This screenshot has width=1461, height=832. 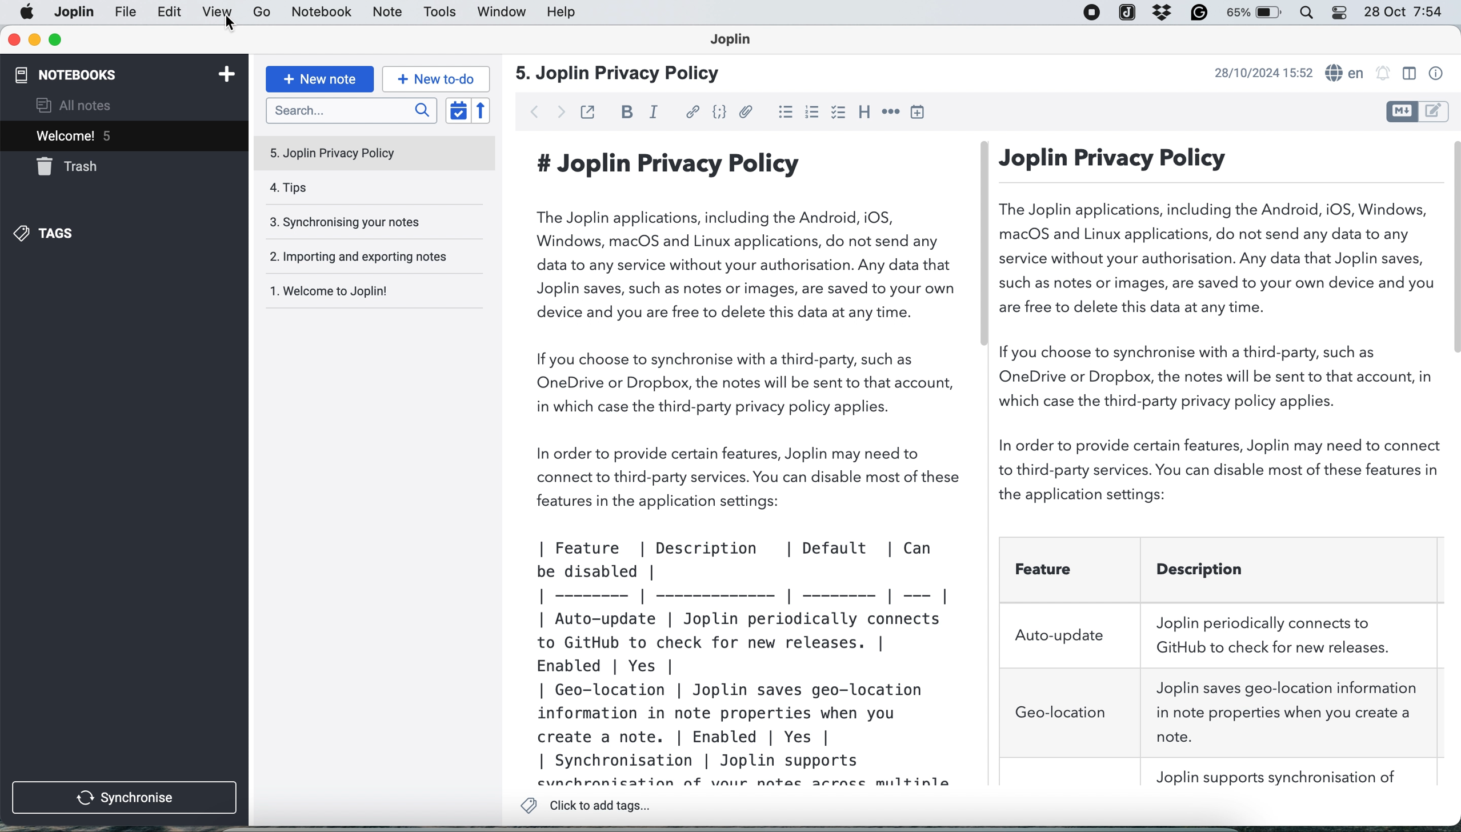 I want to click on maximise, so click(x=54, y=39).